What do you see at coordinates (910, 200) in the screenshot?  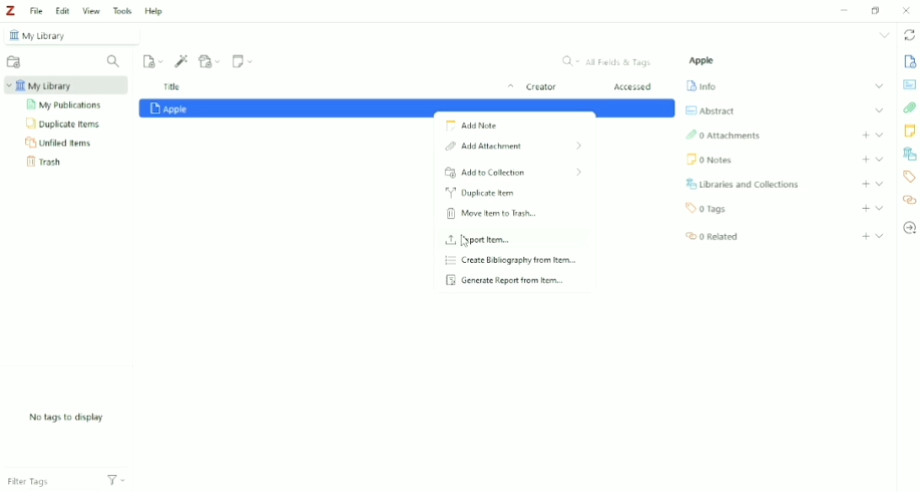 I see `Related` at bounding box center [910, 200].